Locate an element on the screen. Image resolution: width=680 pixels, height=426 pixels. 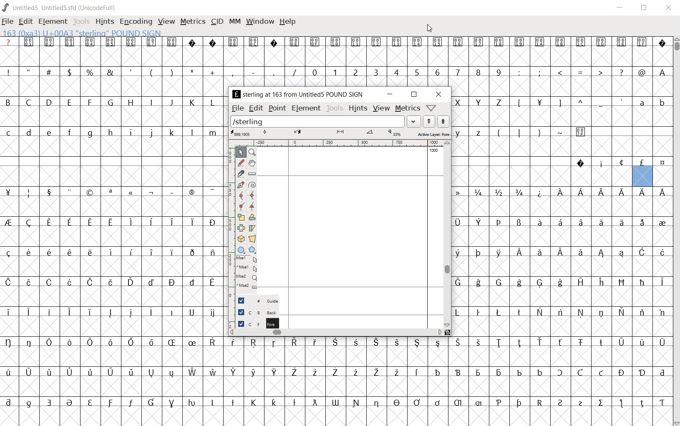
Symbol is located at coordinates (191, 343).